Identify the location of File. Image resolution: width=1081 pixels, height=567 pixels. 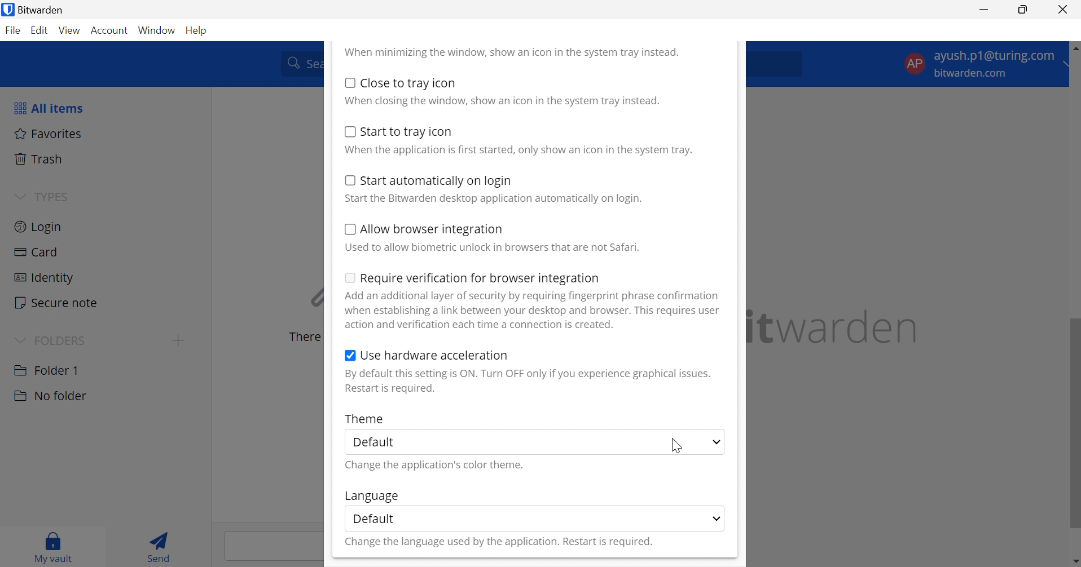
(15, 31).